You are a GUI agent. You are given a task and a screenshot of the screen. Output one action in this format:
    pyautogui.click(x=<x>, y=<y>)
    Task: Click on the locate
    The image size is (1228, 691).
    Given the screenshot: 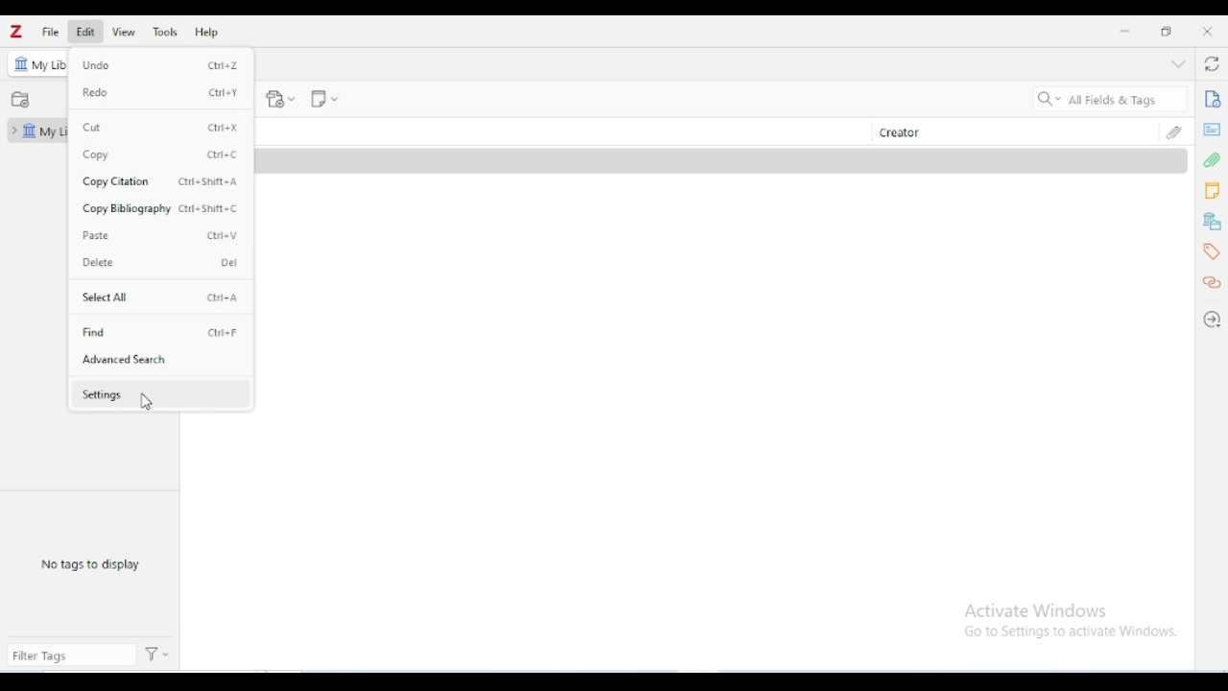 What is the action you would take?
    pyautogui.click(x=1213, y=320)
    